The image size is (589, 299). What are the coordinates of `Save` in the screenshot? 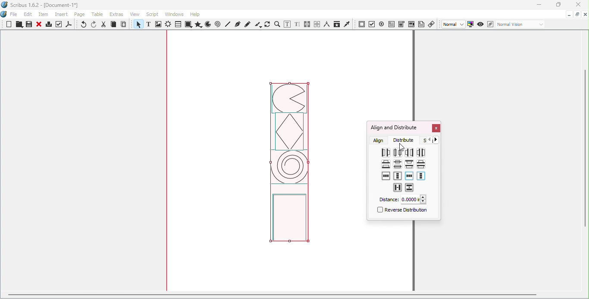 It's located at (28, 25).